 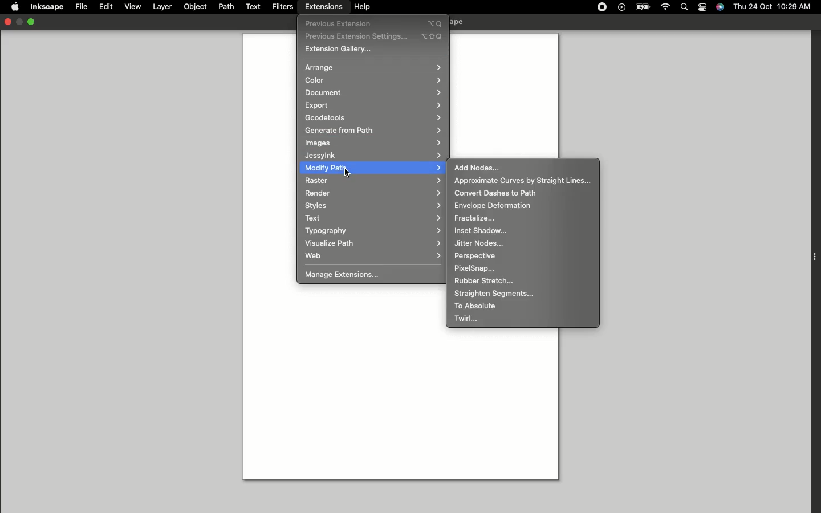 I want to click on Cursor, so click(x=349, y=173).